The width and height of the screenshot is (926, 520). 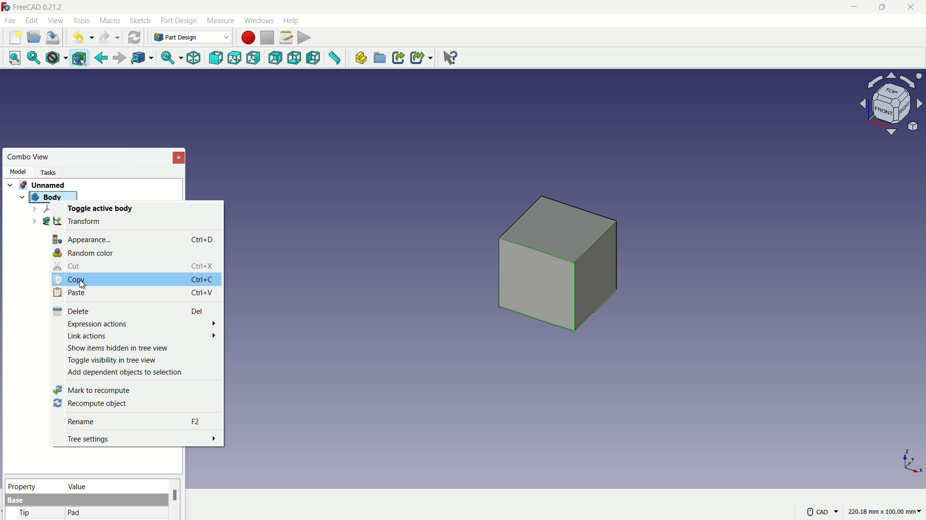 I want to click on right view, so click(x=255, y=60).